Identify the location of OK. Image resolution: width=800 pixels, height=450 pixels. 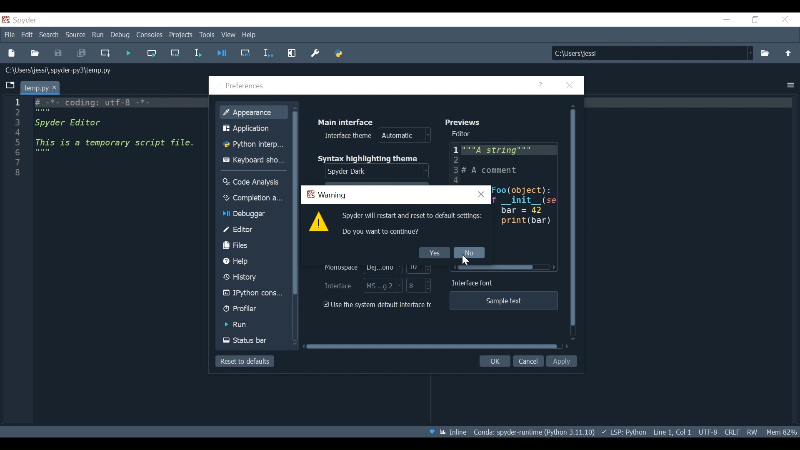
(495, 361).